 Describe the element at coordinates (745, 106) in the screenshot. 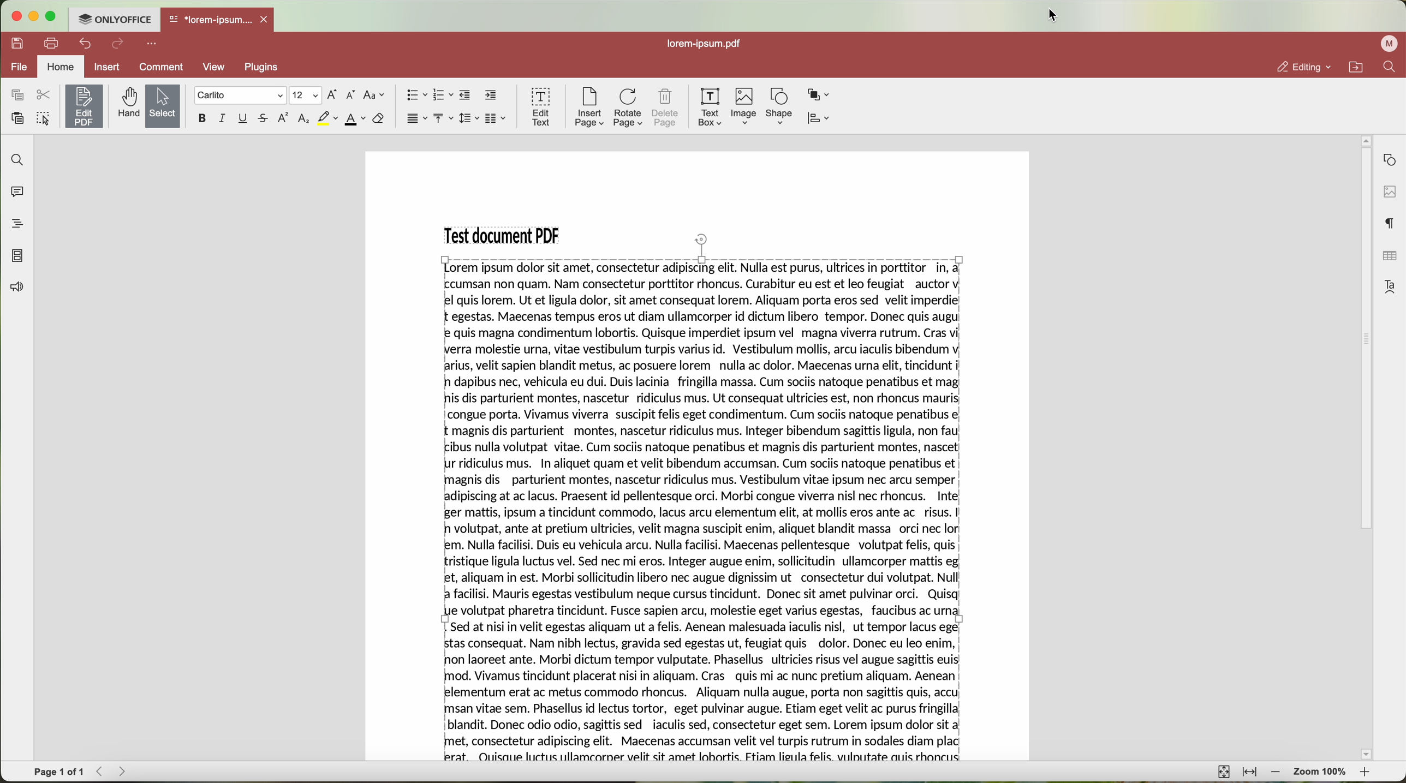

I see `image` at that location.